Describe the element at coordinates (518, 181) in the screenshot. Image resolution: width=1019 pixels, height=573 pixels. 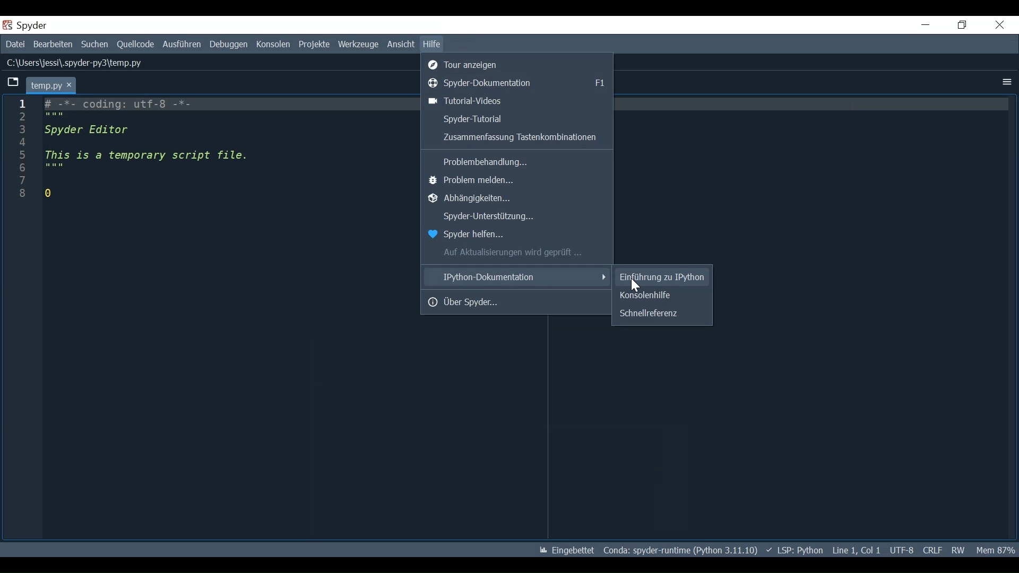
I see `Report problem` at that location.